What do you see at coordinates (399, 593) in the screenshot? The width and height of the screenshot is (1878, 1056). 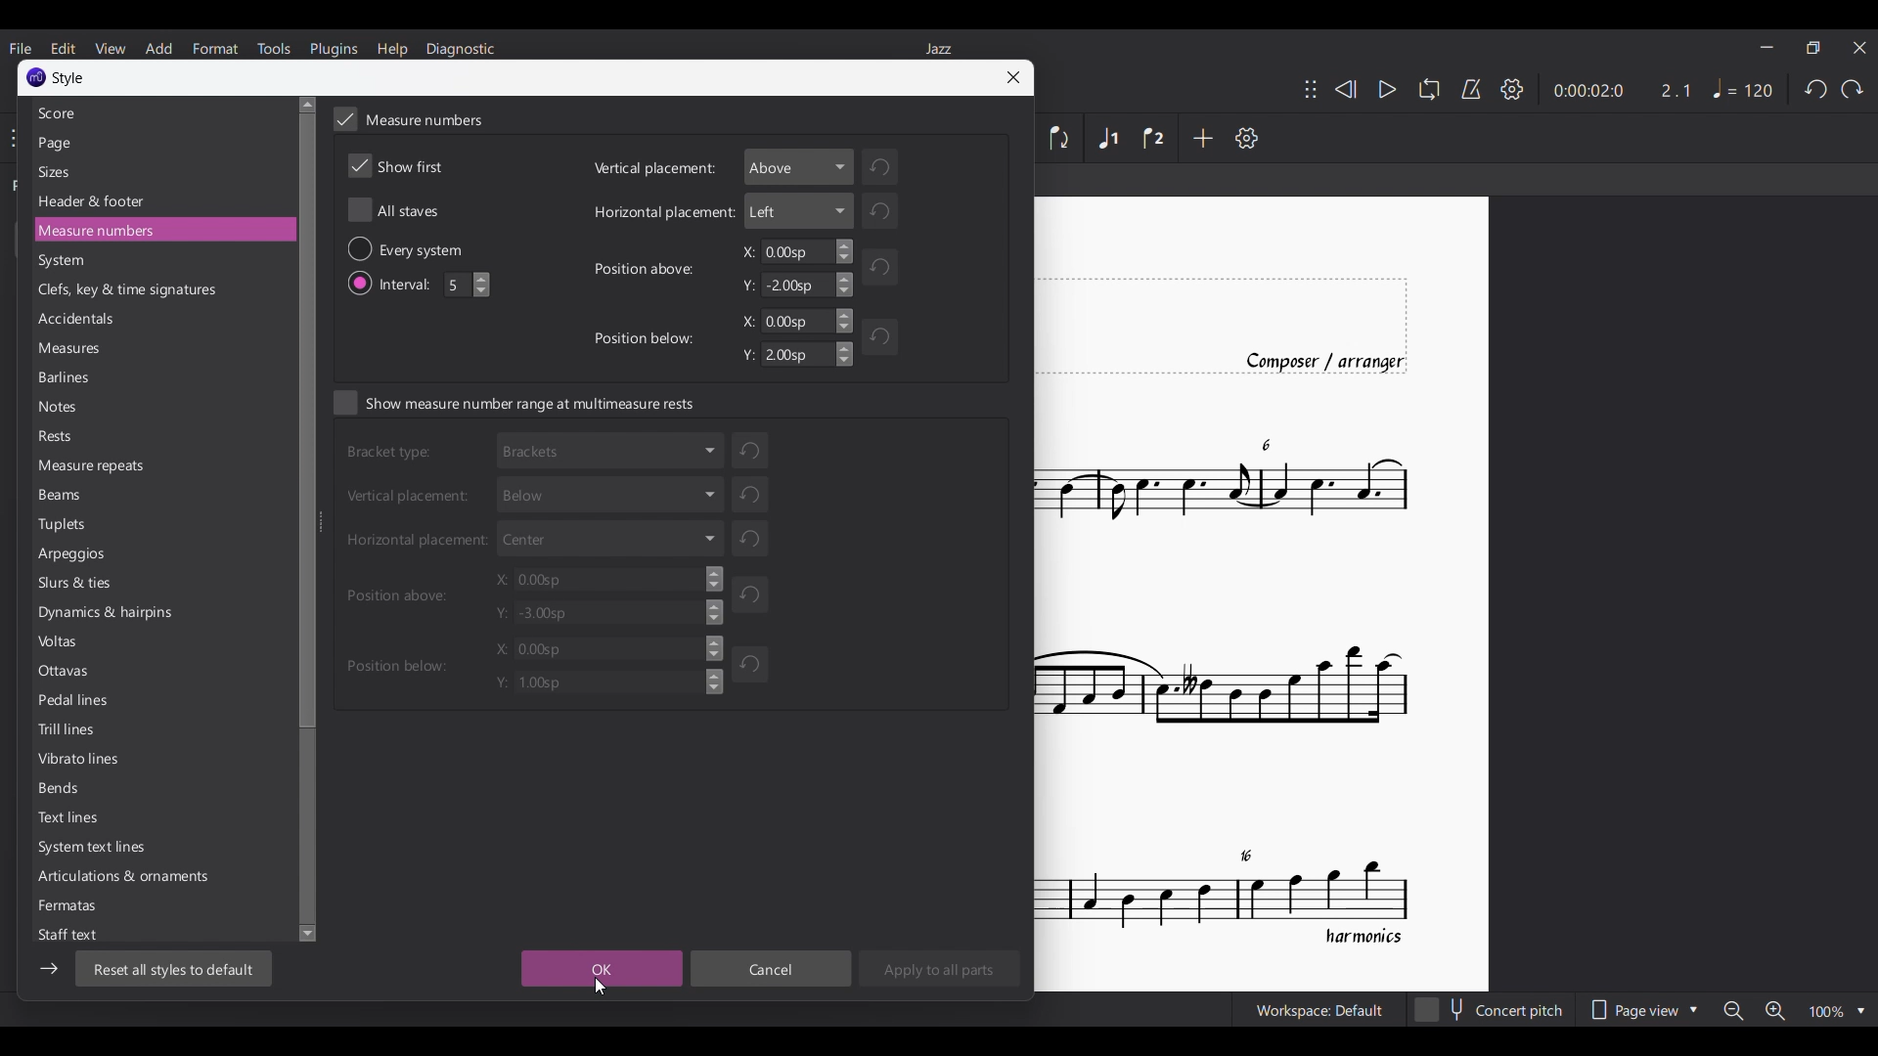 I see `Position` at bounding box center [399, 593].